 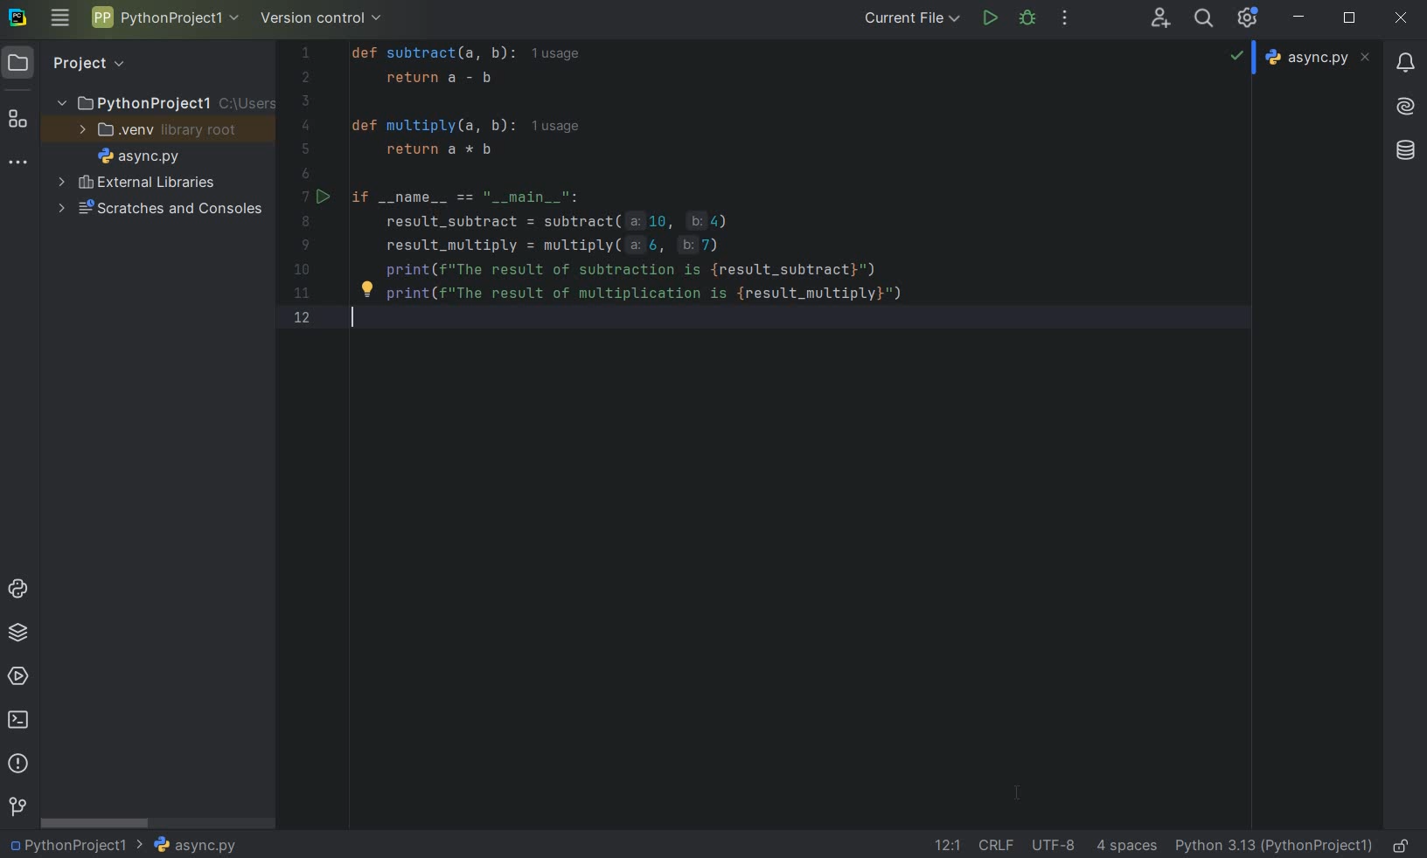 What do you see at coordinates (18, 121) in the screenshot?
I see `structure` at bounding box center [18, 121].